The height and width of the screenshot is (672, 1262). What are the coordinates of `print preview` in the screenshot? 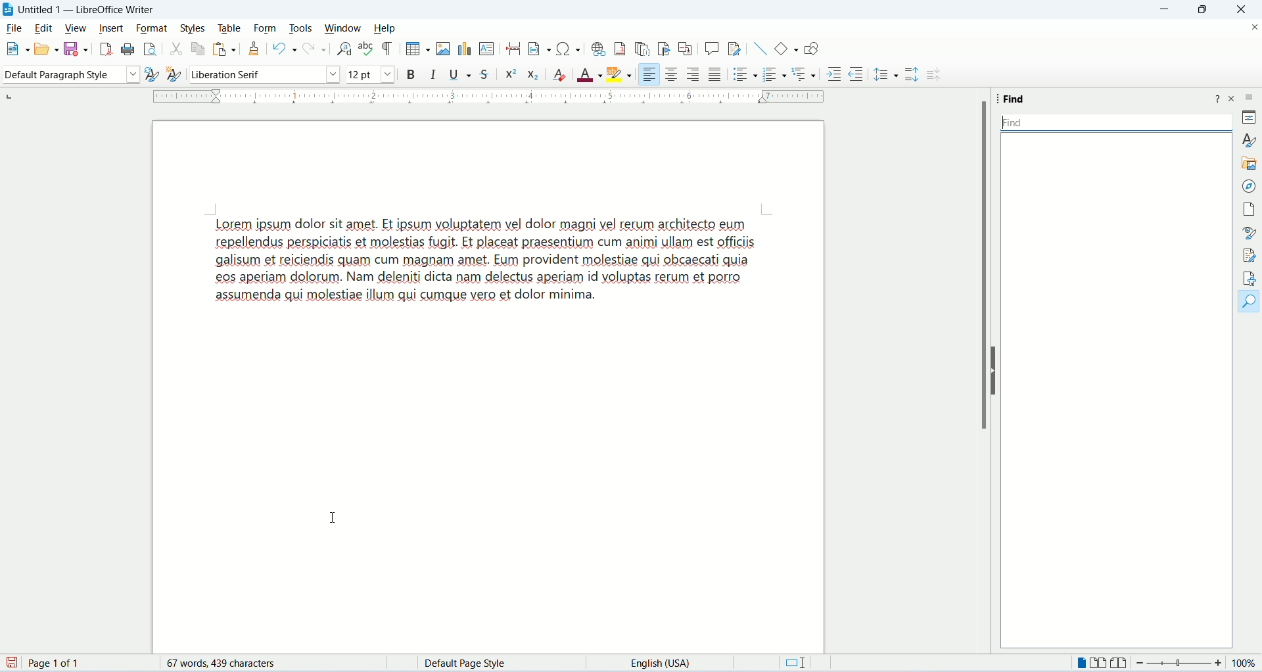 It's located at (149, 51).